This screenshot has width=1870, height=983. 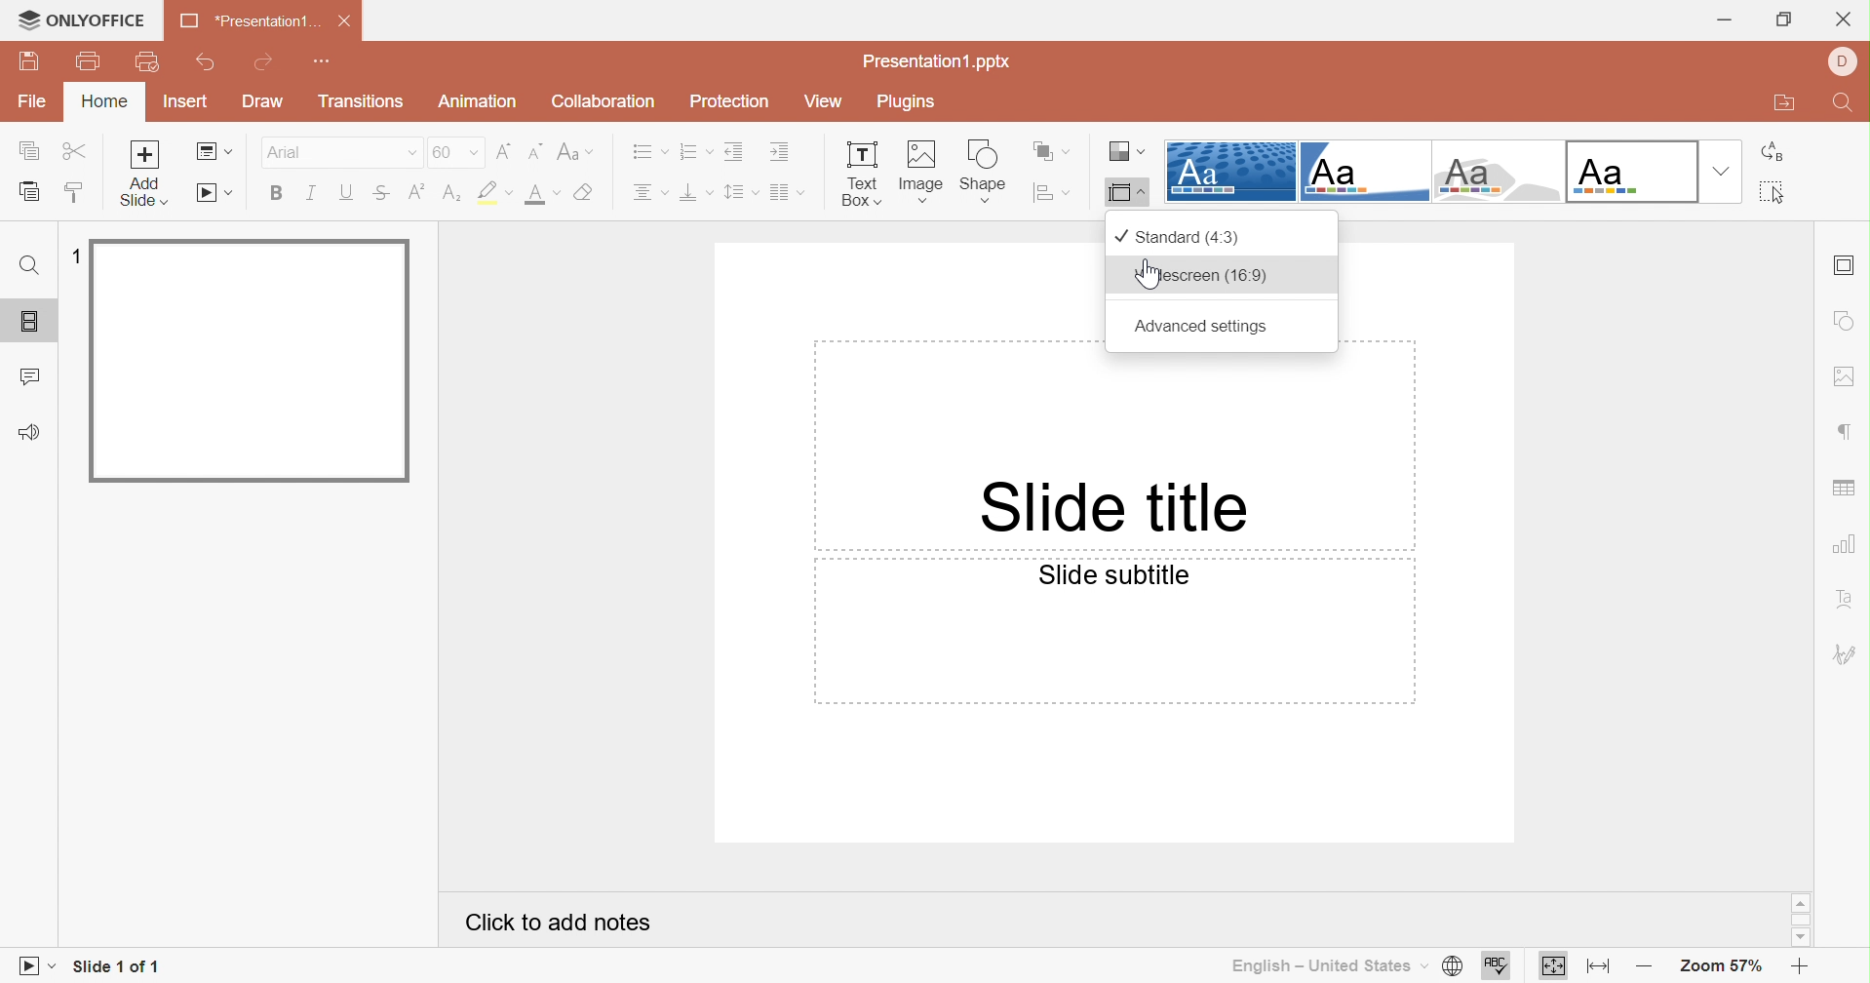 What do you see at coordinates (213, 192) in the screenshot?
I see `Start slideshow` at bounding box center [213, 192].